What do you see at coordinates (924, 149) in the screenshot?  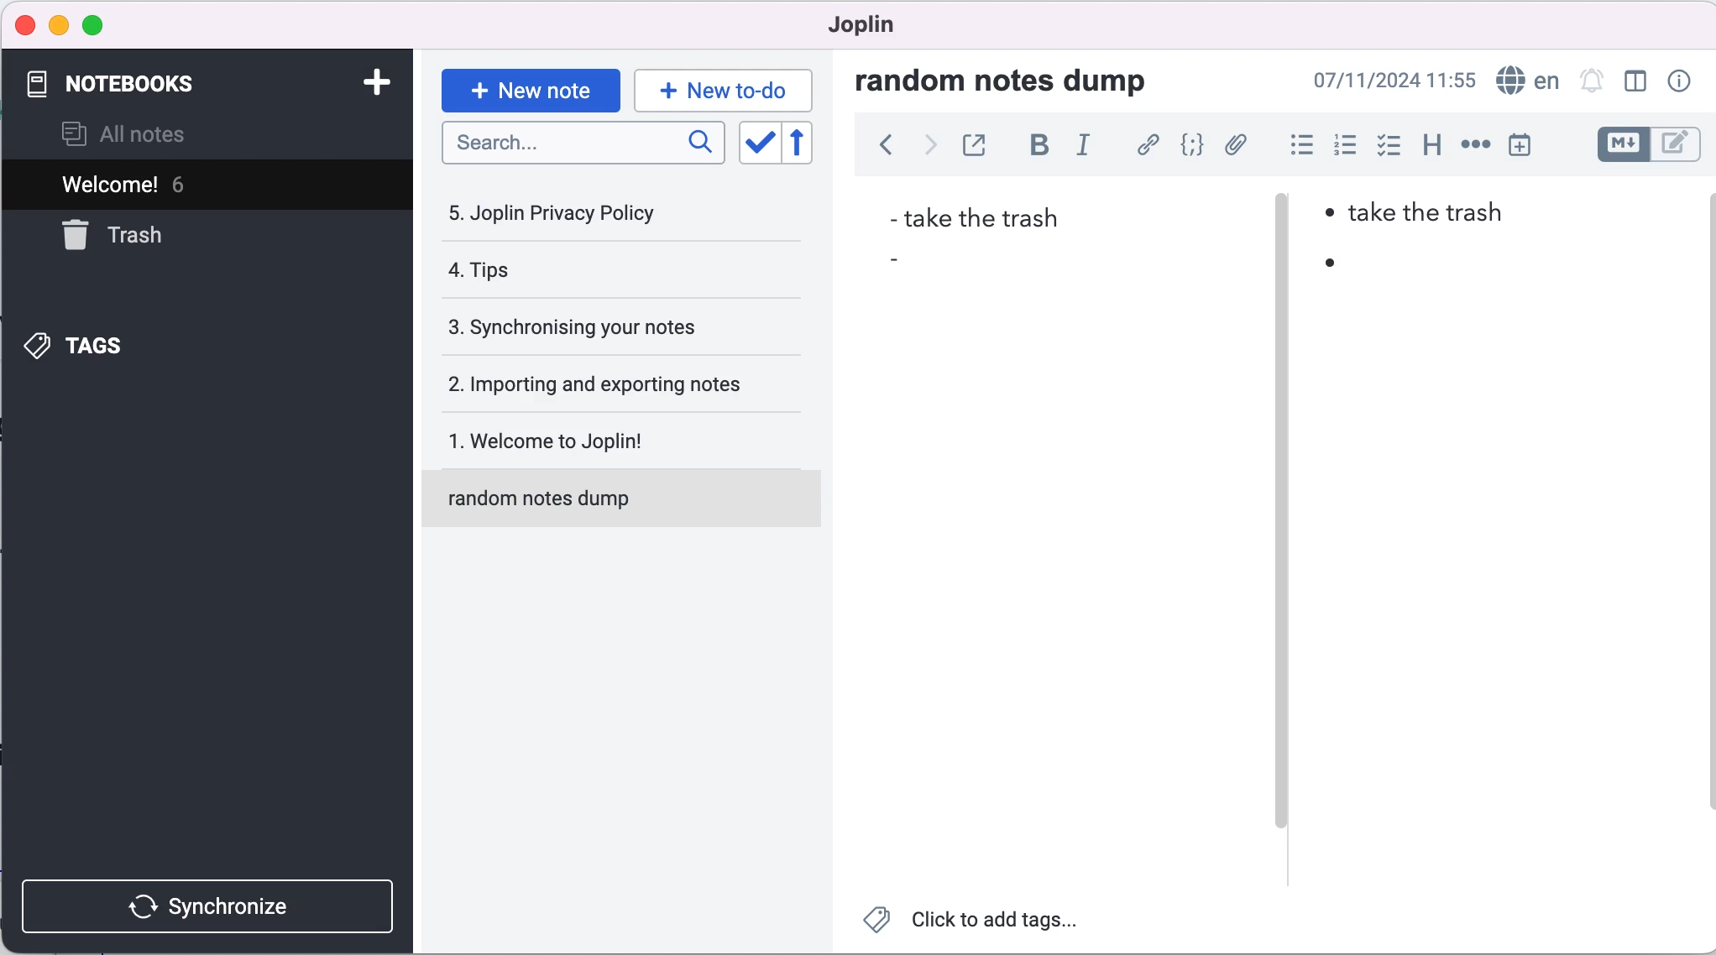 I see `forward` at bounding box center [924, 149].